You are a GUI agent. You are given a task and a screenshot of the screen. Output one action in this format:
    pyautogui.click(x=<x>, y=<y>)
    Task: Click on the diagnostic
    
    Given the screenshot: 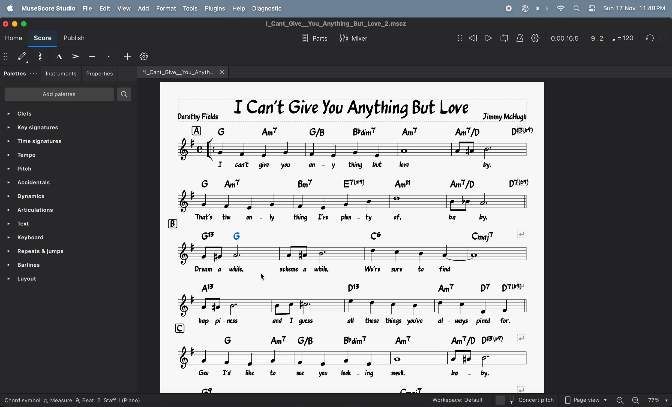 What is the action you would take?
    pyautogui.click(x=271, y=9)
    